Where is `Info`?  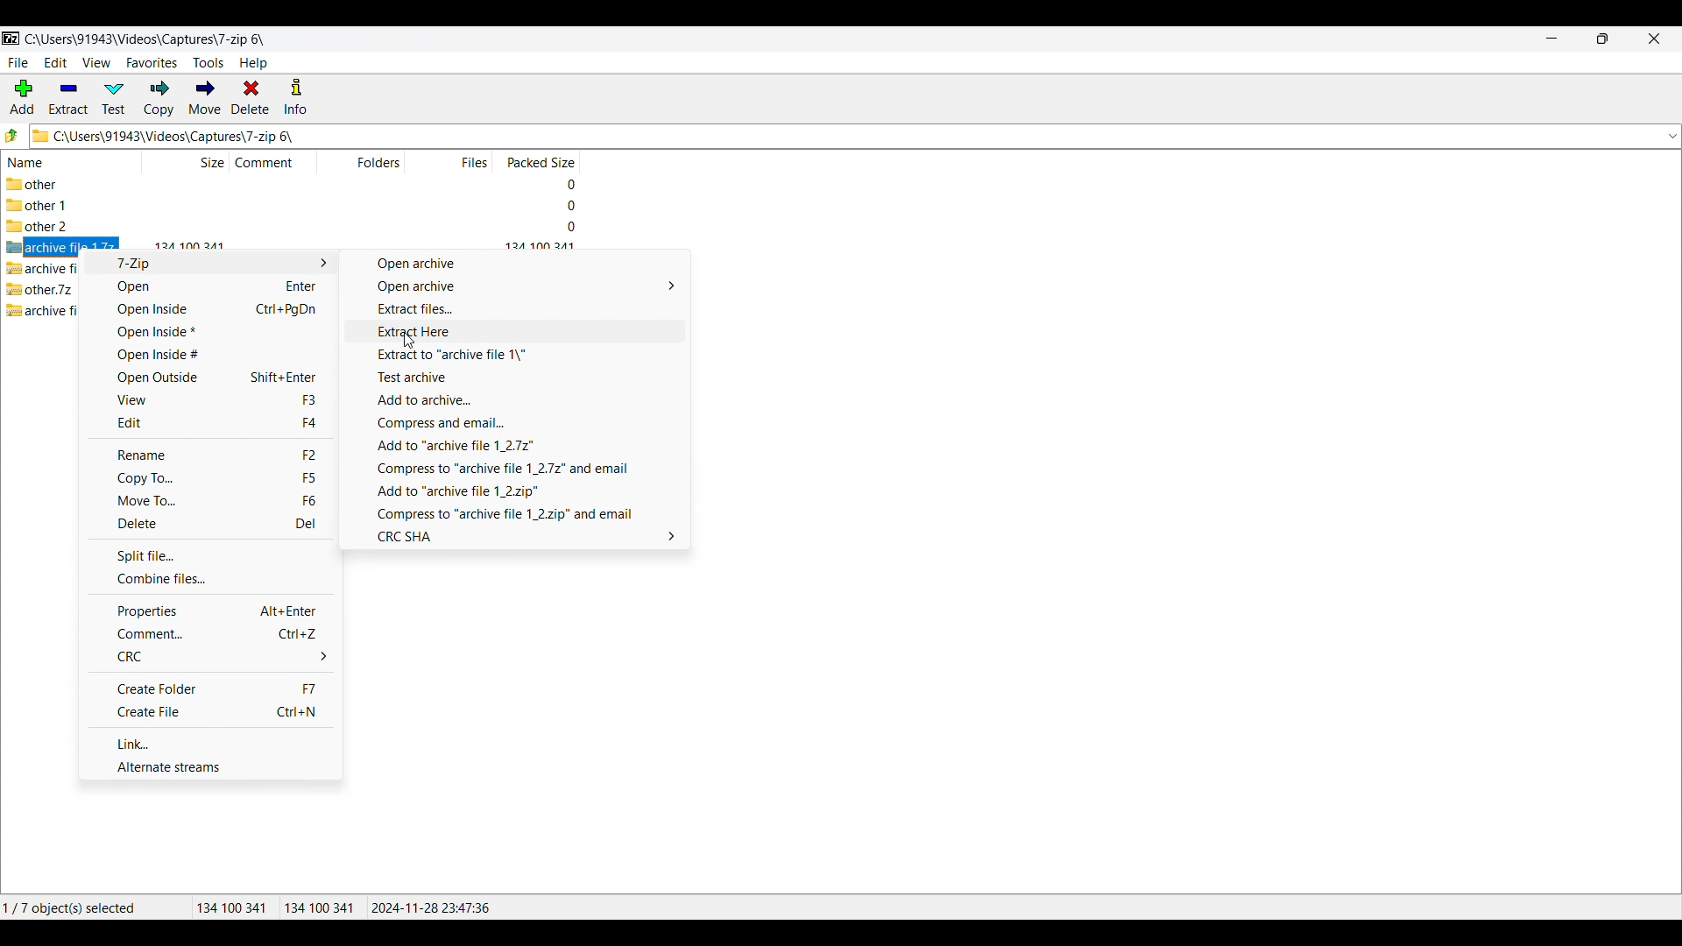
Info is located at coordinates (295, 95).